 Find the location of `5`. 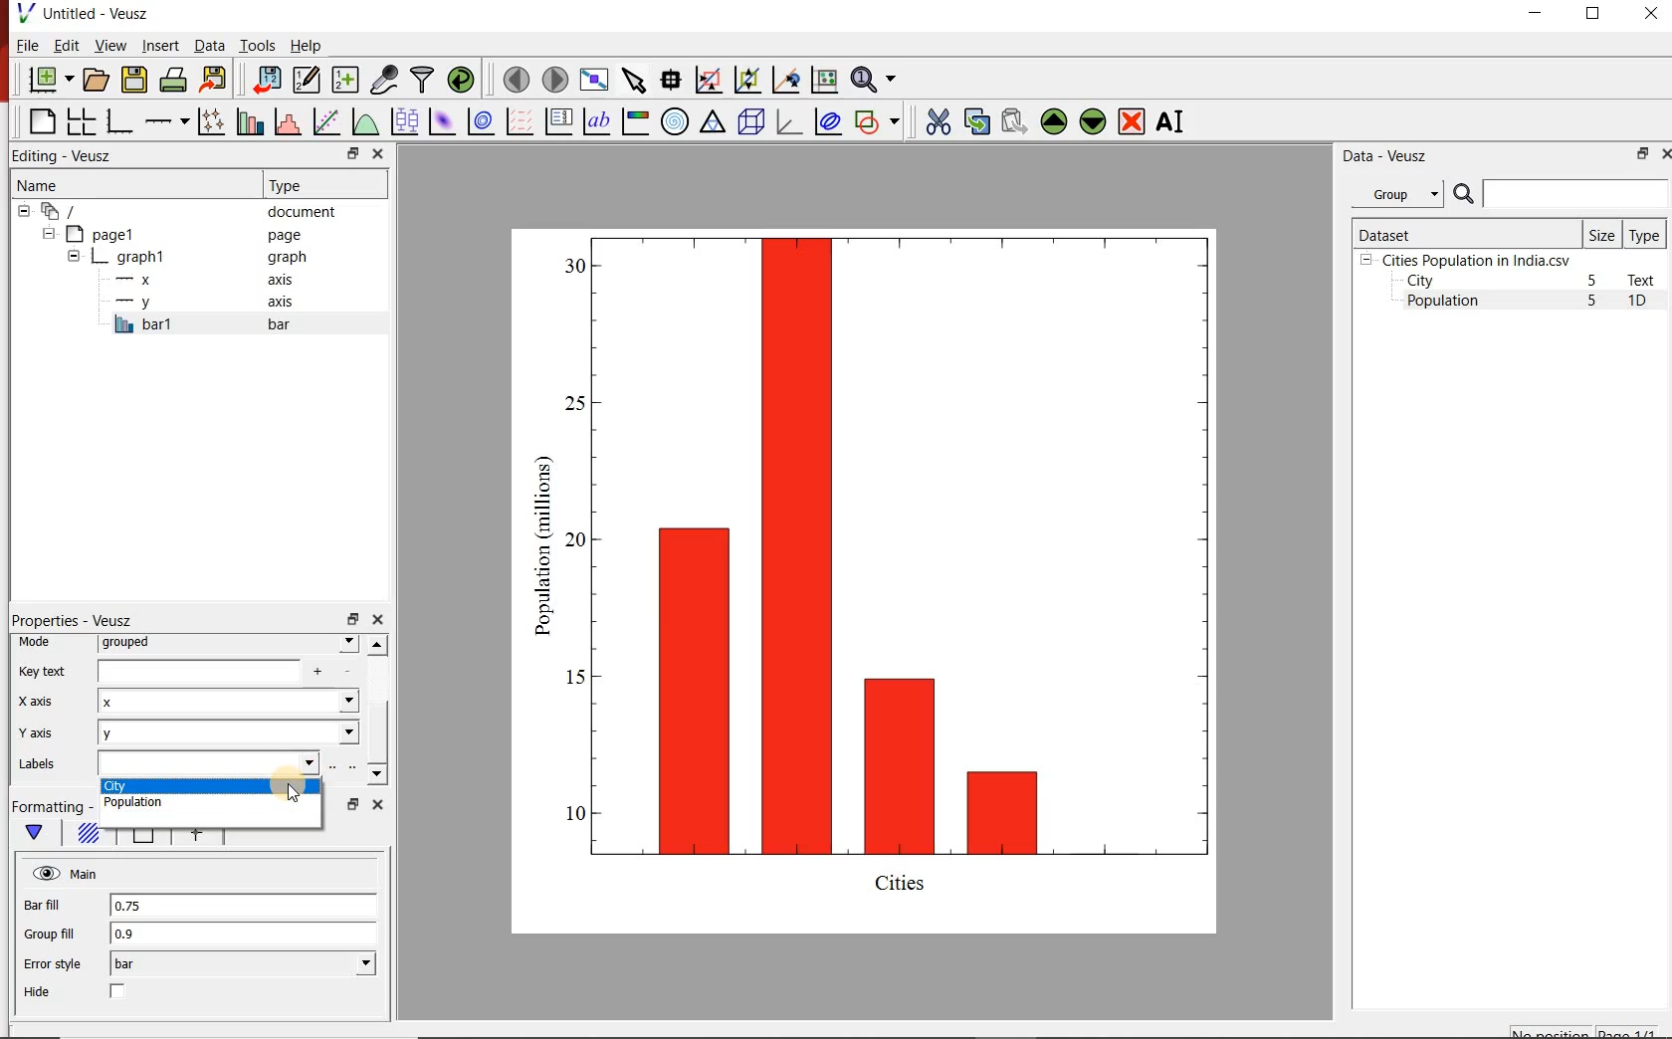

5 is located at coordinates (1593, 302).